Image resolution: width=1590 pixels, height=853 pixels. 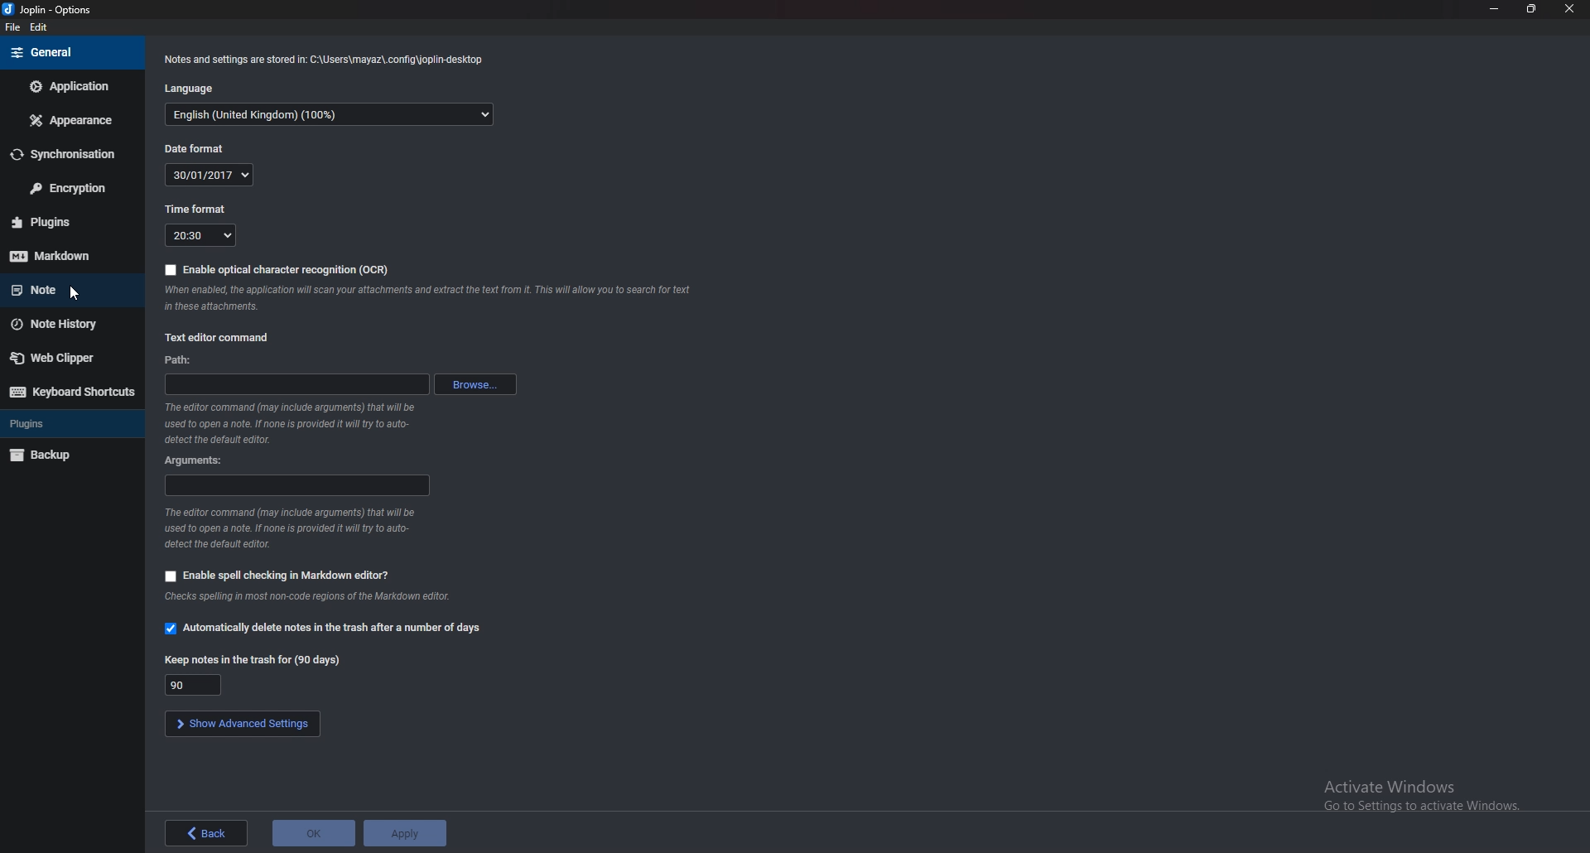 I want to click on Show advanced settings, so click(x=239, y=725).